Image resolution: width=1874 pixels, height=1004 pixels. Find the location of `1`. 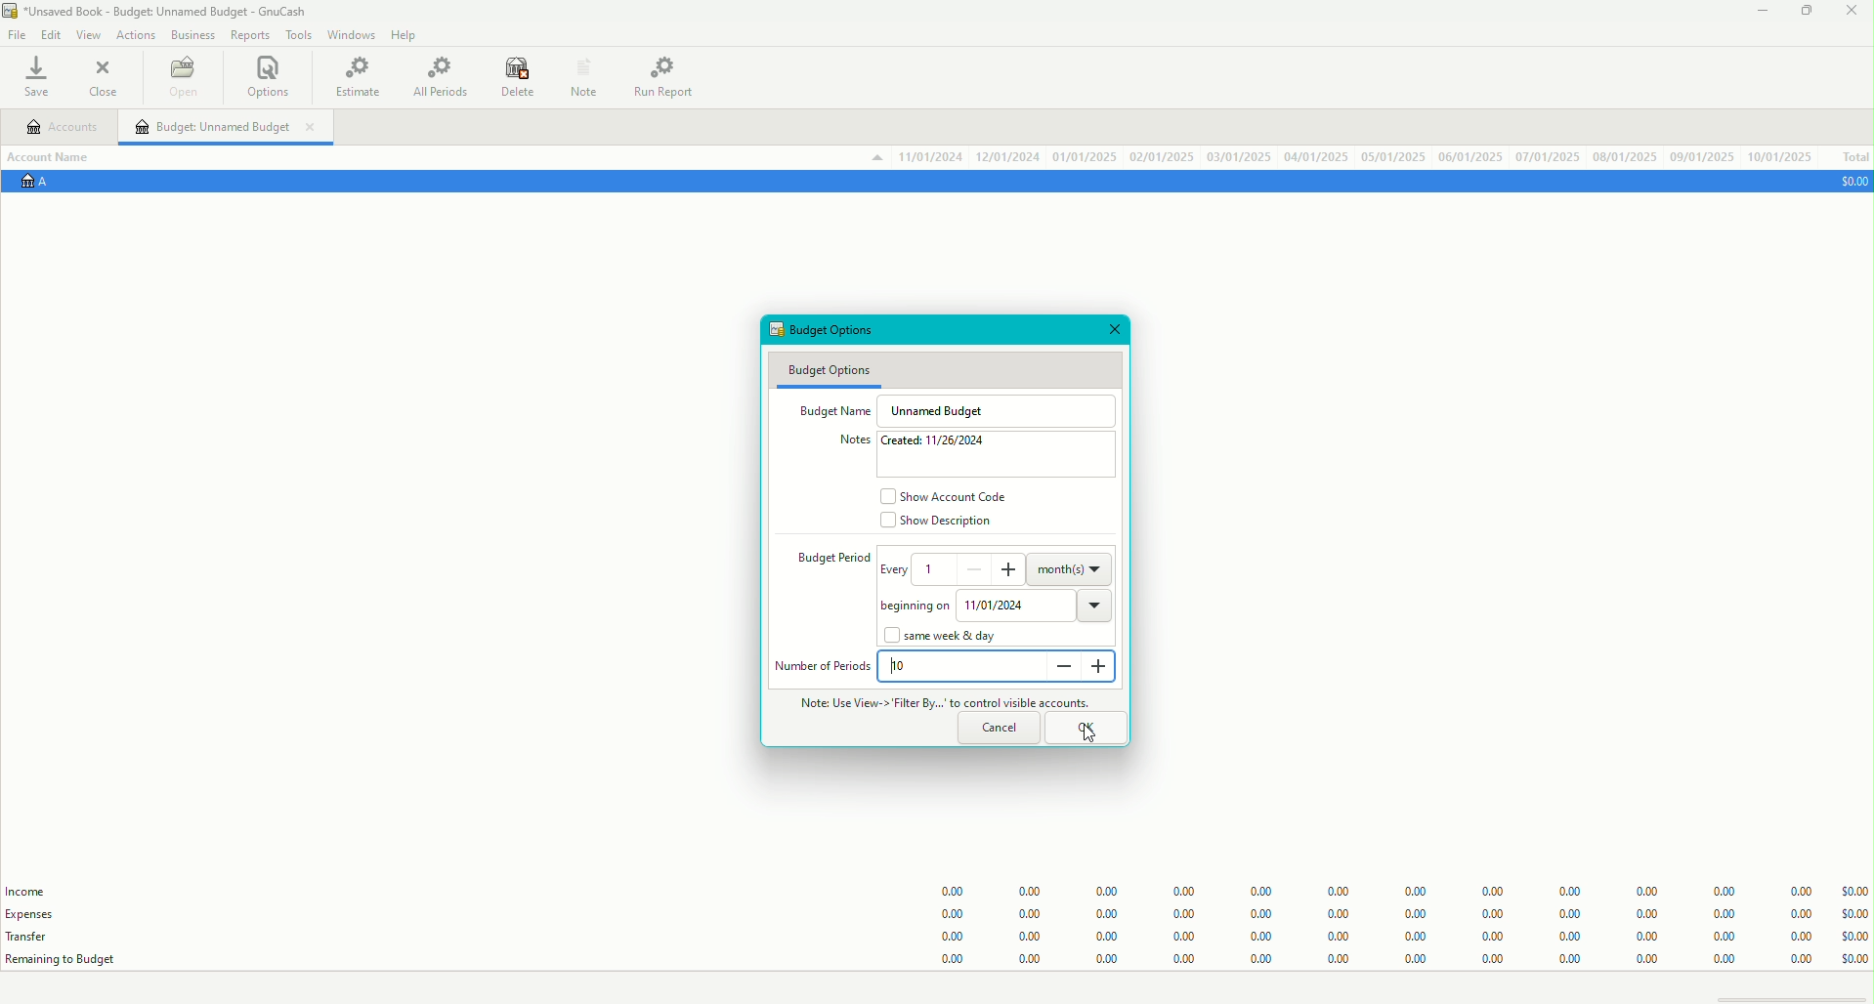

1 is located at coordinates (937, 568).